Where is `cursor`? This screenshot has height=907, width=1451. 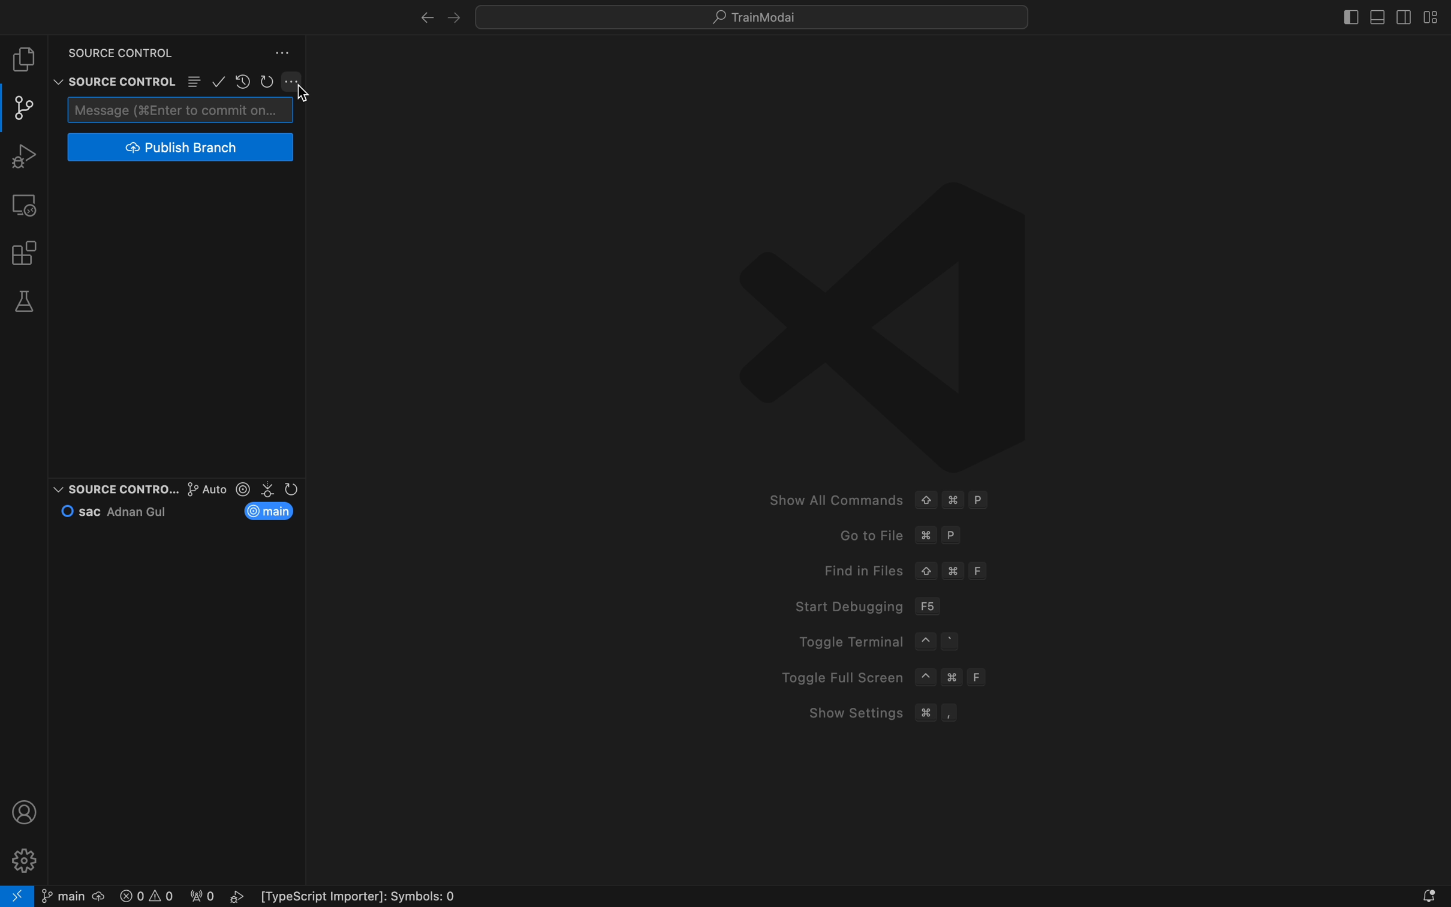 cursor is located at coordinates (294, 92).